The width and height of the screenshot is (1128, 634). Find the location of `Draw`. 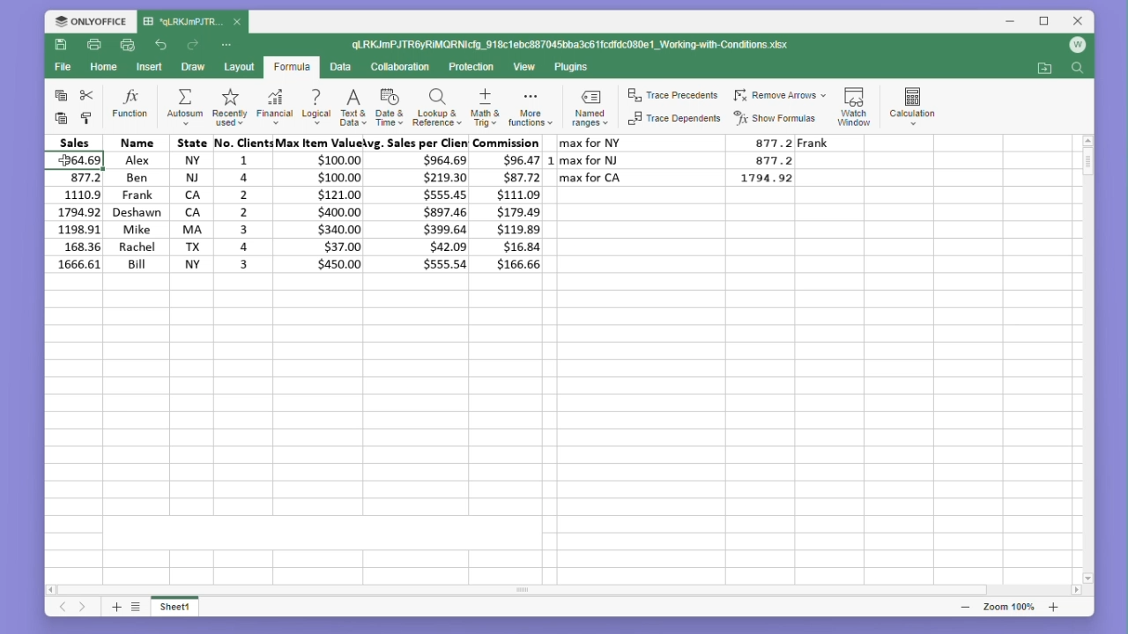

Draw is located at coordinates (192, 67).